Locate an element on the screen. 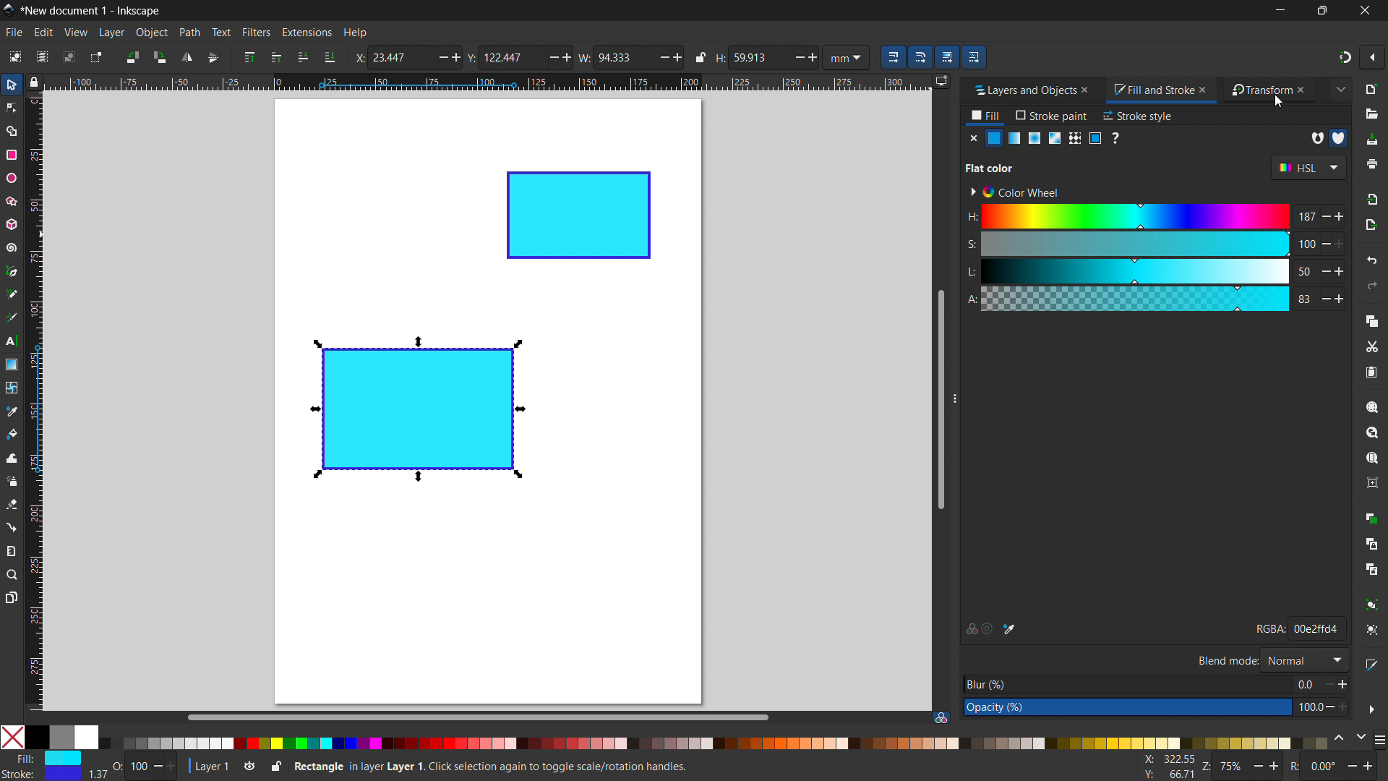 The height and width of the screenshot is (781, 1388). No color is located at coordinates (13, 736).